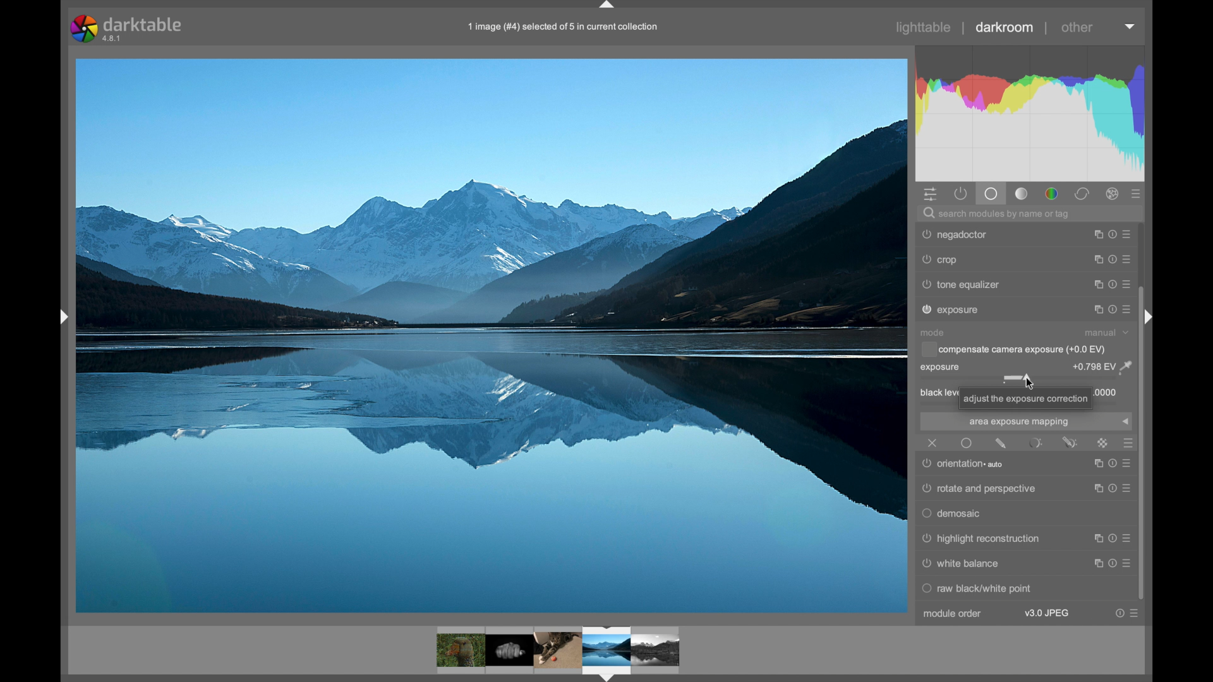 This screenshot has width=1213, height=682. Describe the element at coordinates (1113, 259) in the screenshot. I see `more options` at that location.